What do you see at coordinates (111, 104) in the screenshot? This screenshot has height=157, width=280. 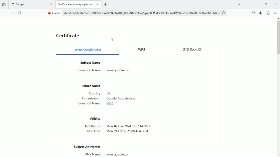 I see `WR2` at bounding box center [111, 104].